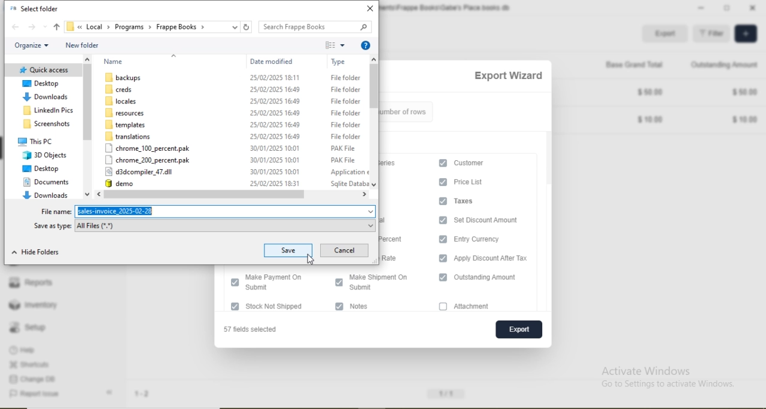  What do you see at coordinates (37, 141) in the screenshot?
I see `Thic PC` at bounding box center [37, 141].